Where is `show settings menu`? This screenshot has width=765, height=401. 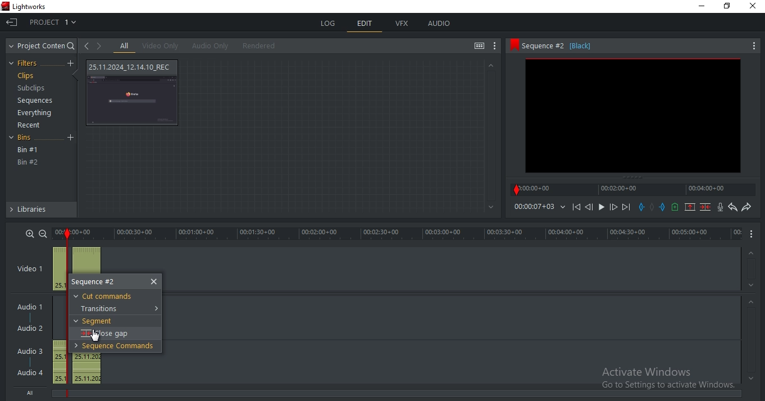 show settings menu is located at coordinates (495, 47).